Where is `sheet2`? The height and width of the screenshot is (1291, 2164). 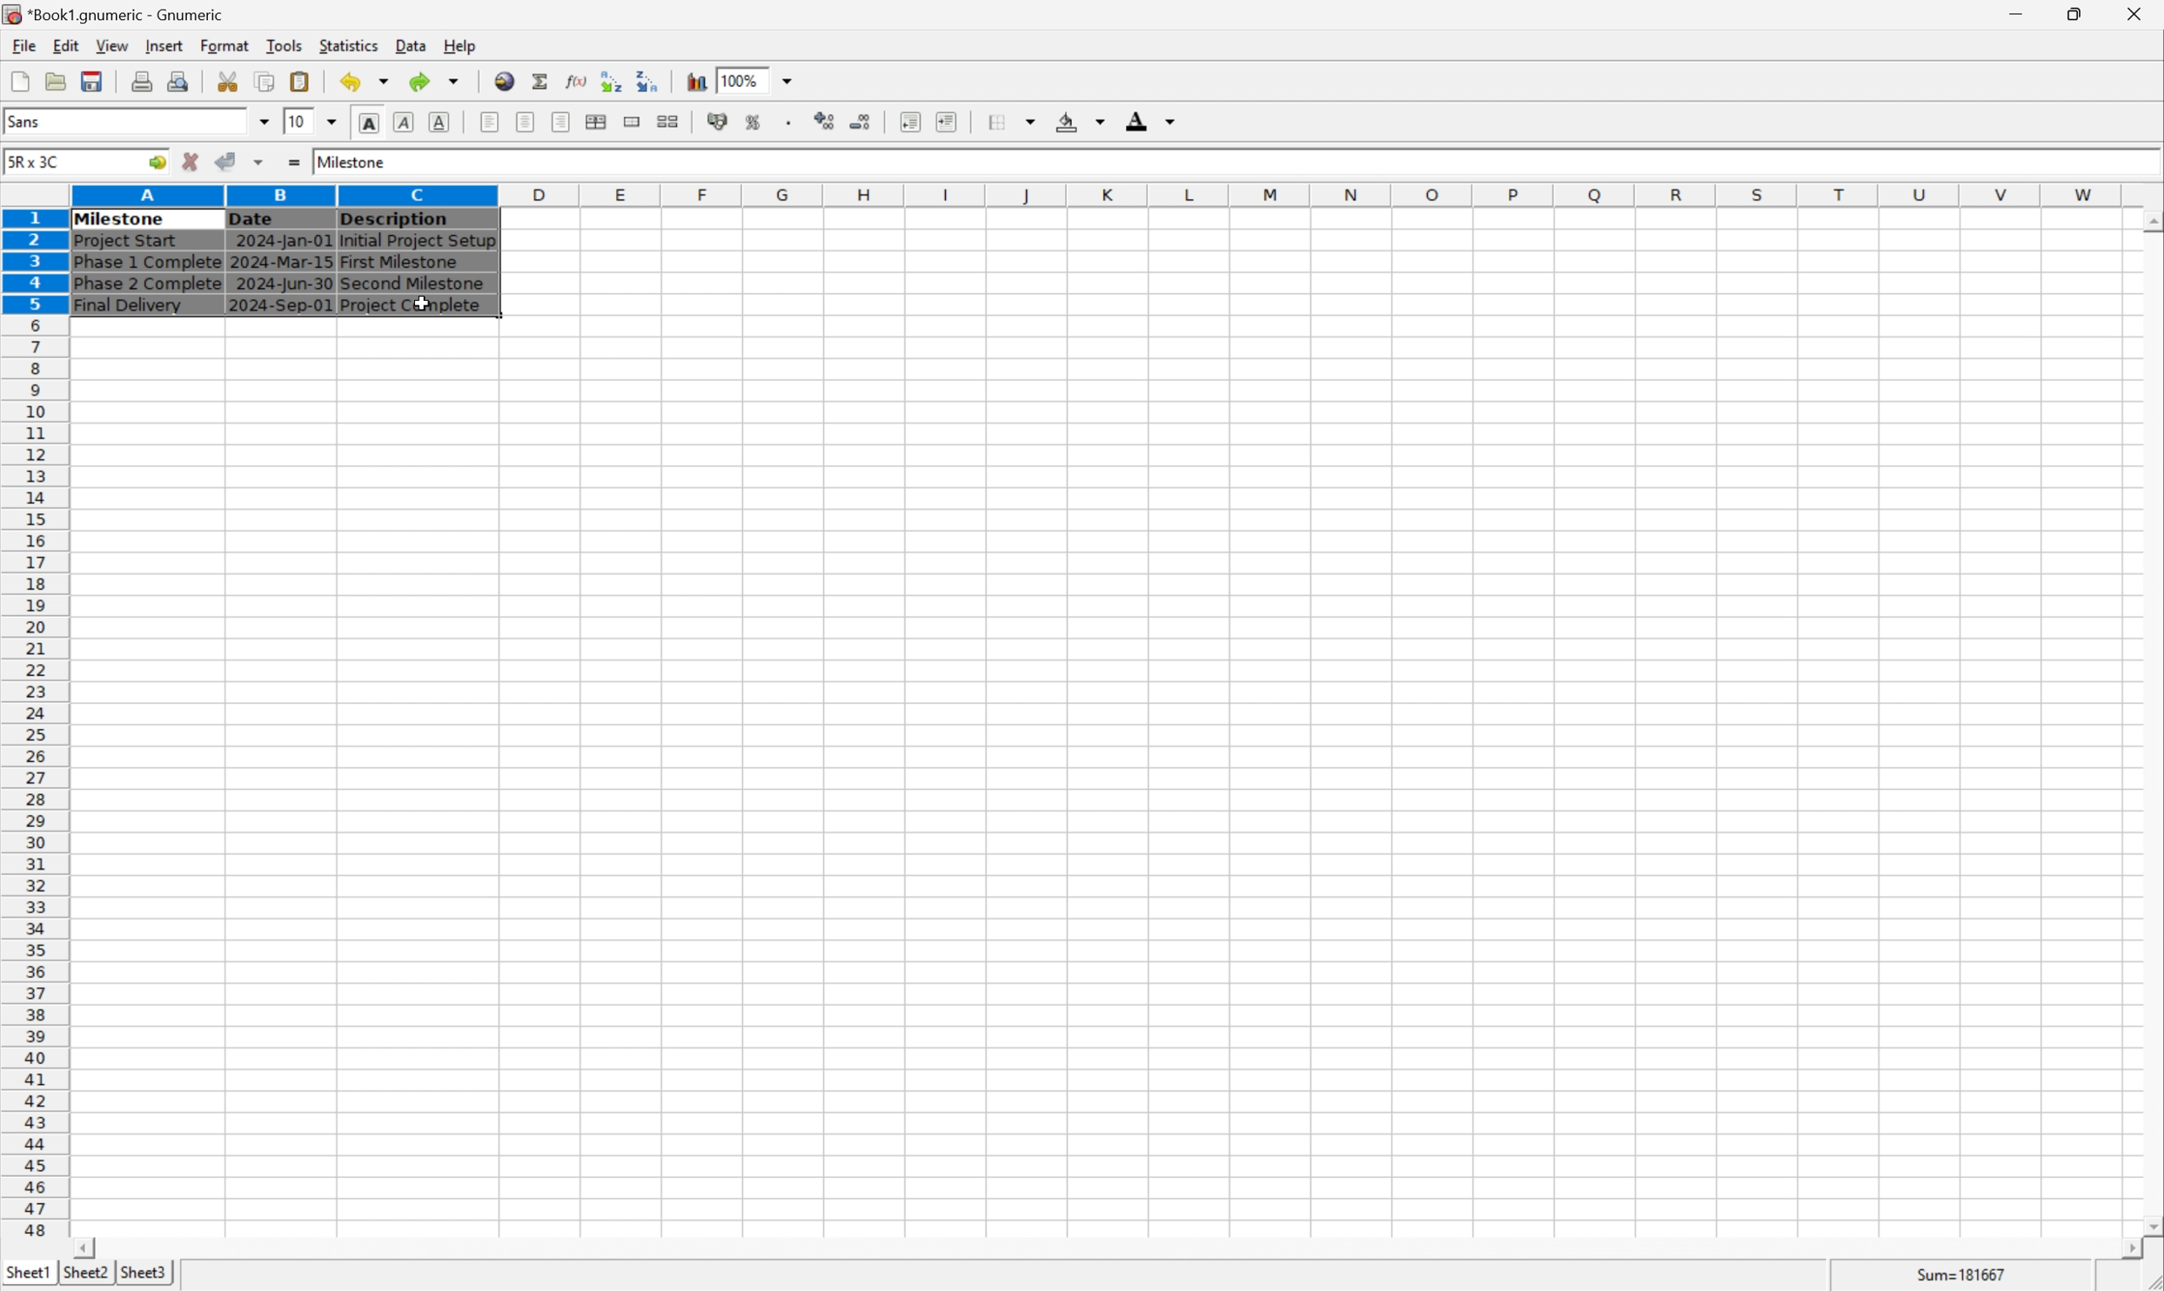 sheet2 is located at coordinates (81, 1276).